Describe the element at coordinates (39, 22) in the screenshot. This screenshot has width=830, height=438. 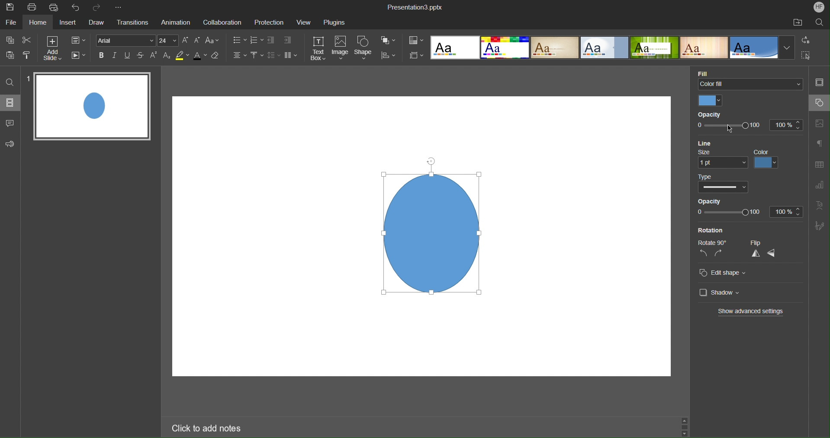
I see `Home` at that location.